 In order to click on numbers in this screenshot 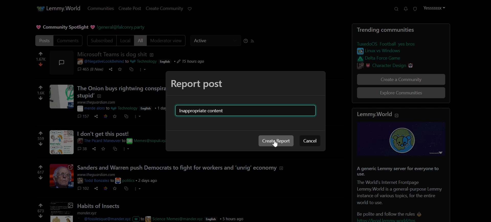, I will do `click(40, 211)`.